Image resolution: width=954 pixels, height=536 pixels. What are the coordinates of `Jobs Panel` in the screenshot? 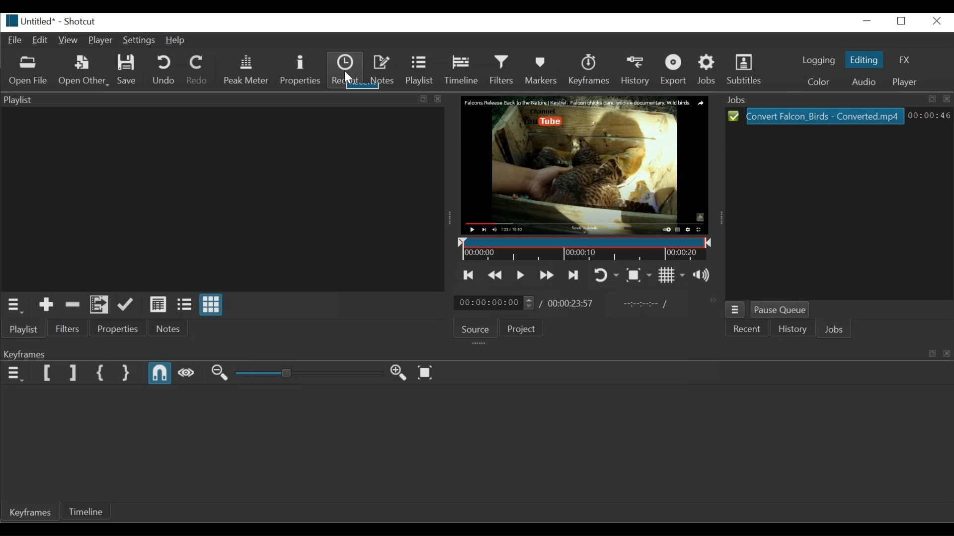 It's located at (834, 100).